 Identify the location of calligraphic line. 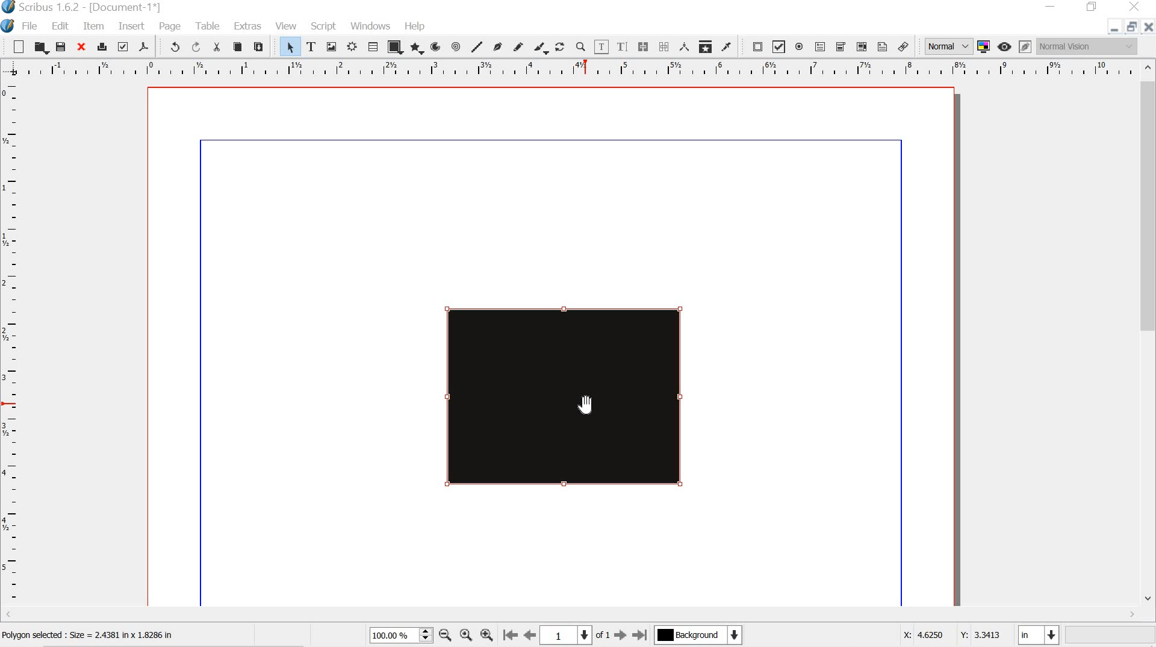
(539, 48).